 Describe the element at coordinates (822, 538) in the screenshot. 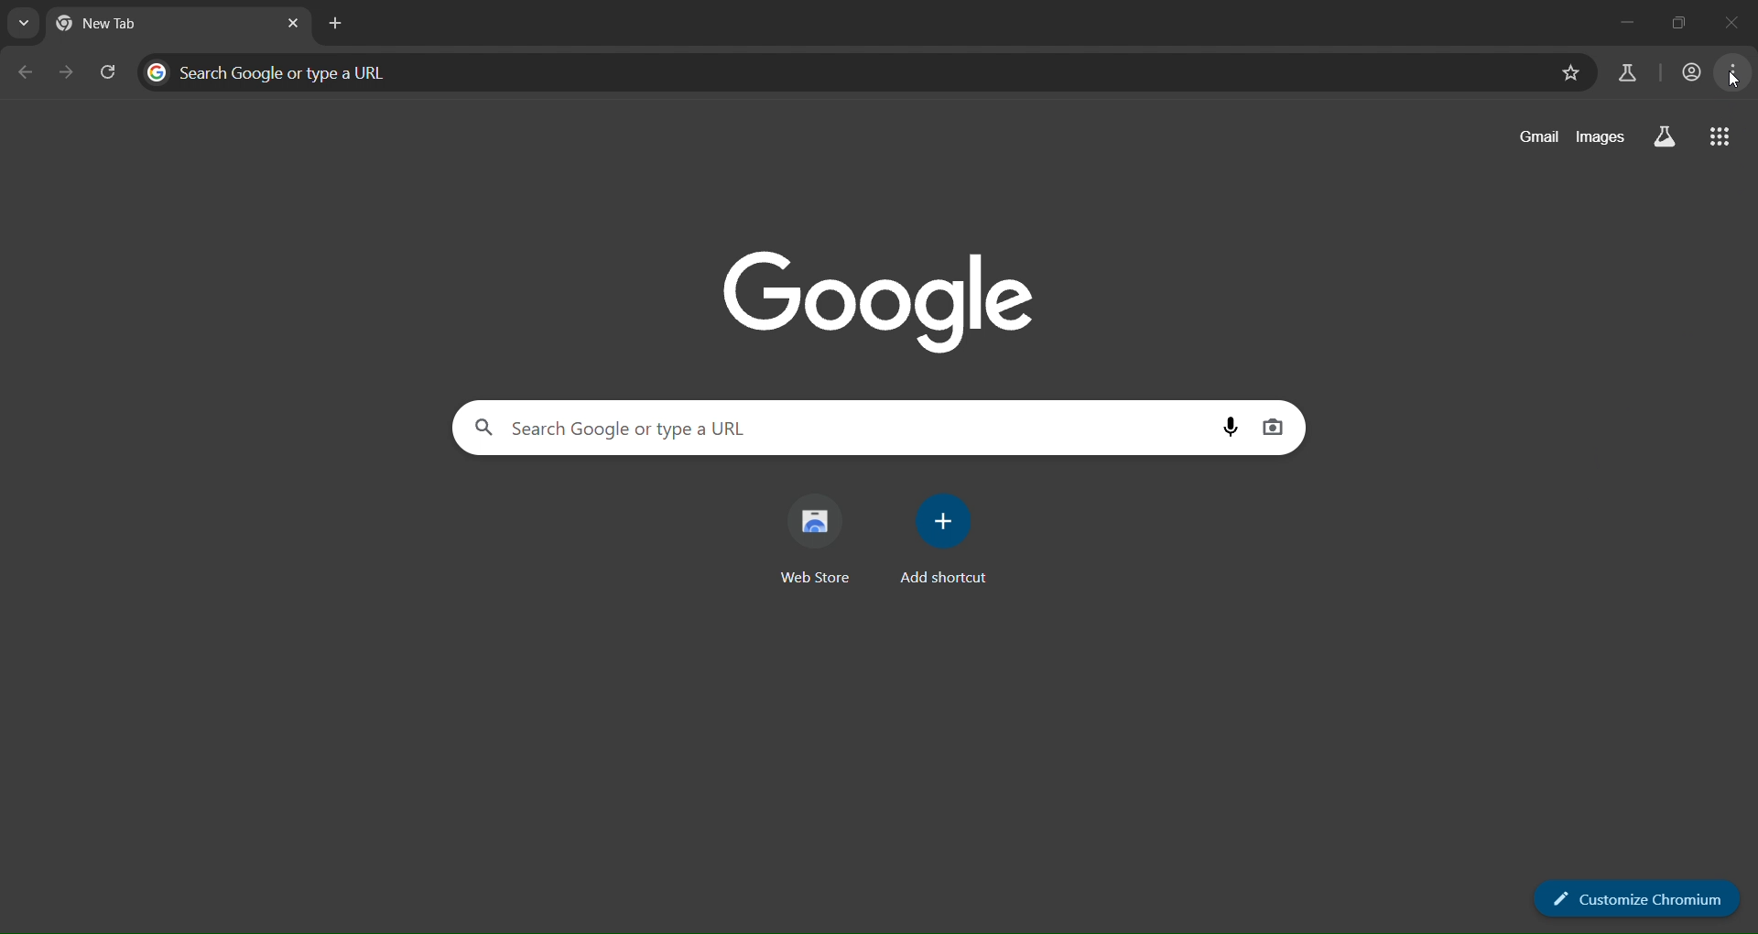

I see `web store` at that location.